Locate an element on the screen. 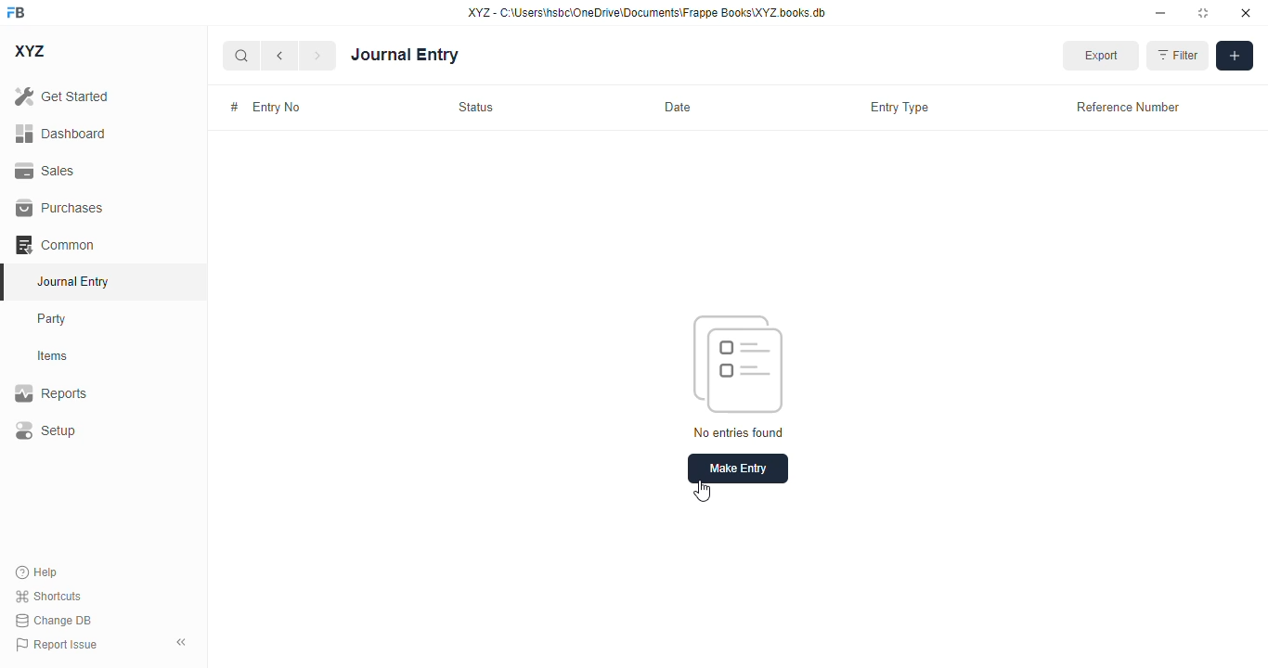 The image size is (1268, 668). help is located at coordinates (37, 572).